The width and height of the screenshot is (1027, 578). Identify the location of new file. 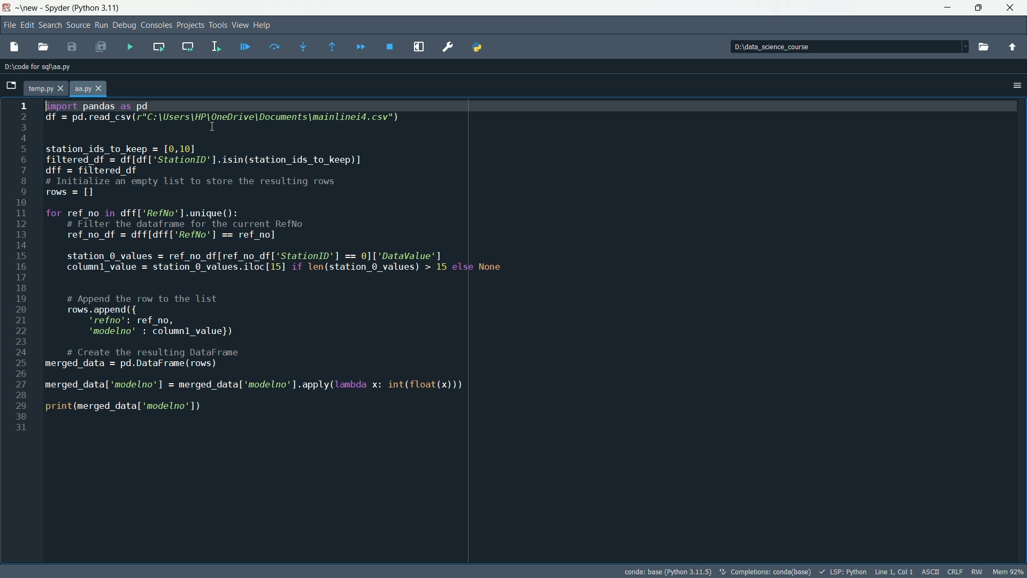
(14, 47).